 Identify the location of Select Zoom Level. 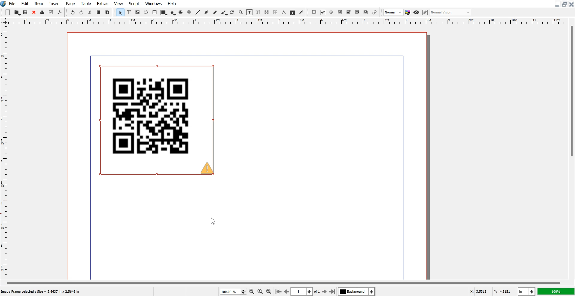
(233, 291).